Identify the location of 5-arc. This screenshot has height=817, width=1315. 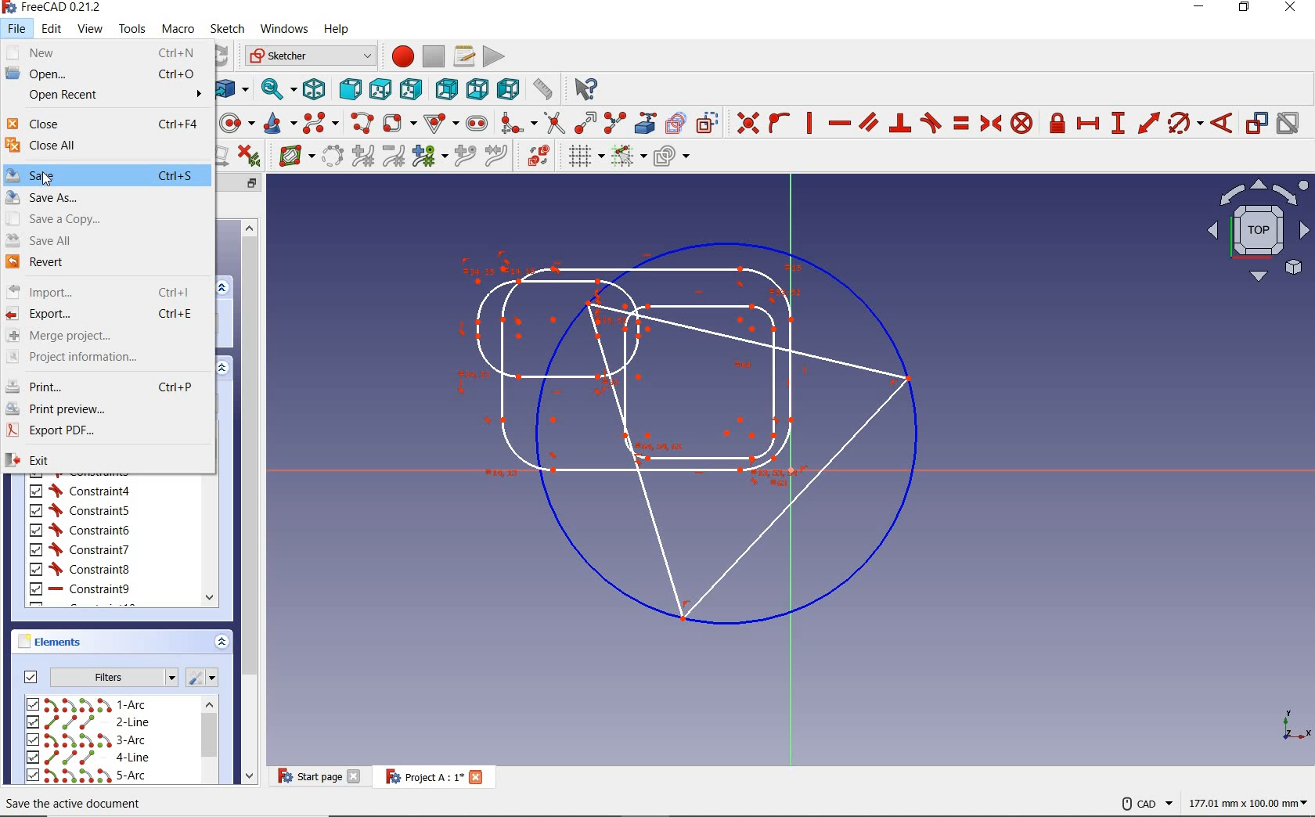
(86, 775).